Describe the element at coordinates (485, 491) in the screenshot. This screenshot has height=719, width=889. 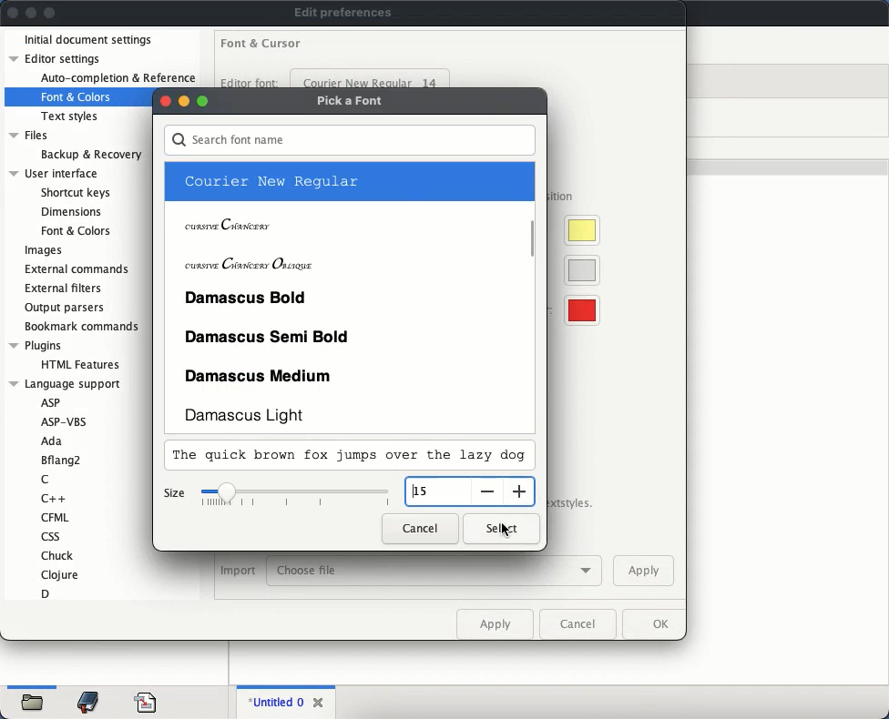
I see `decrease` at that location.